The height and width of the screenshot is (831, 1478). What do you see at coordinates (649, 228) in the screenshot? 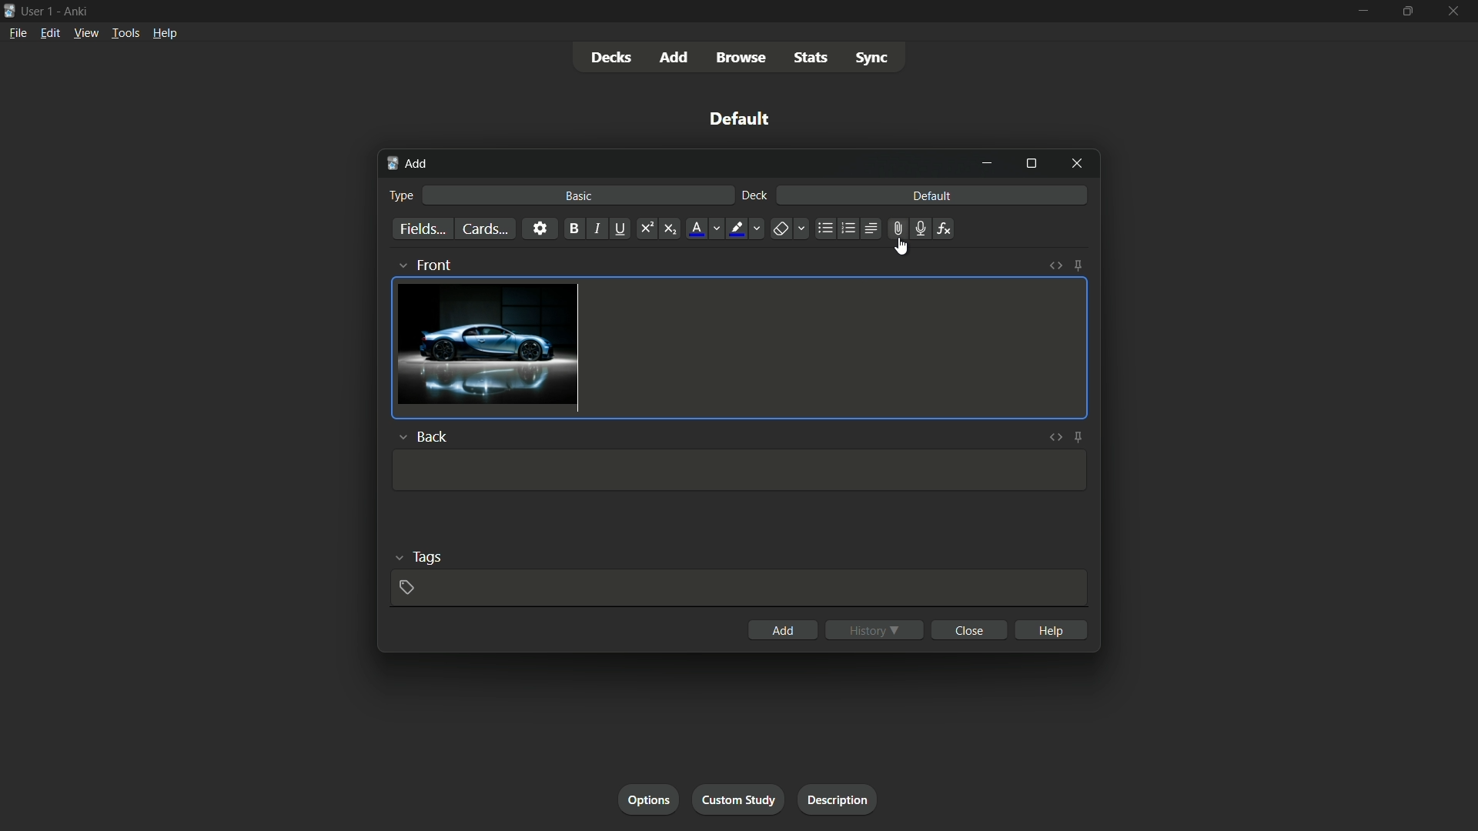
I see `supercript` at bounding box center [649, 228].